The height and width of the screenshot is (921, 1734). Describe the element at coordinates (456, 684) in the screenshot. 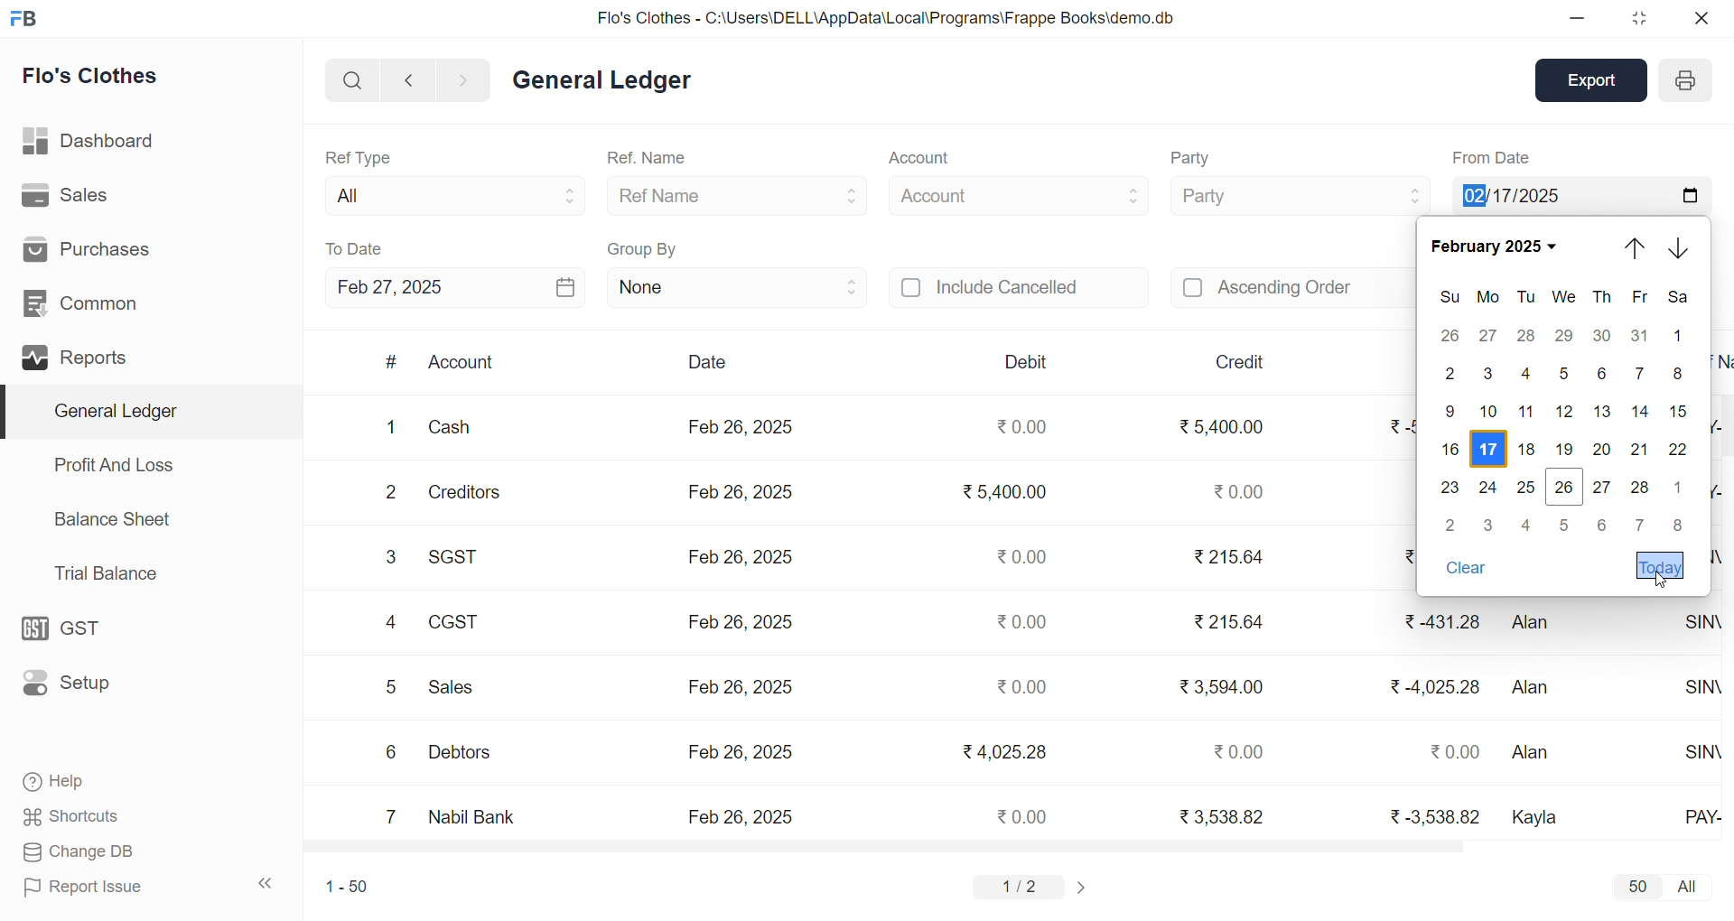

I see `Sales` at that location.